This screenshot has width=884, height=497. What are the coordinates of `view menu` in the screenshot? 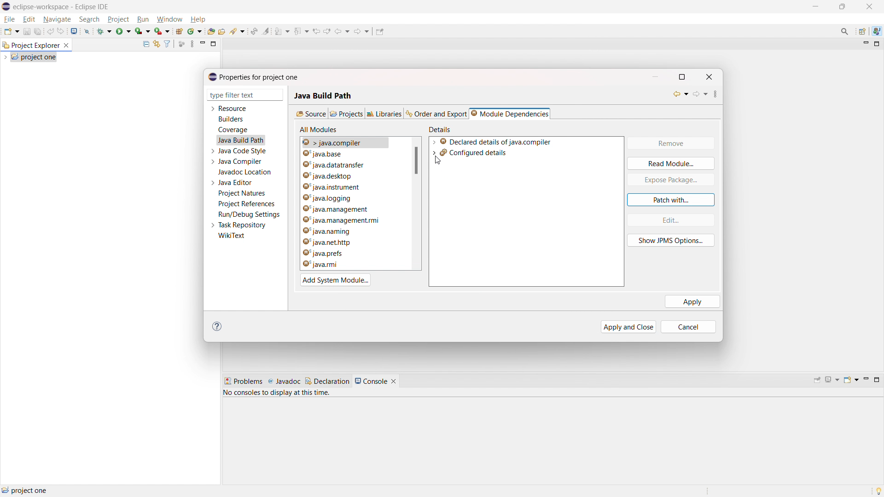 It's located at (192, 44).